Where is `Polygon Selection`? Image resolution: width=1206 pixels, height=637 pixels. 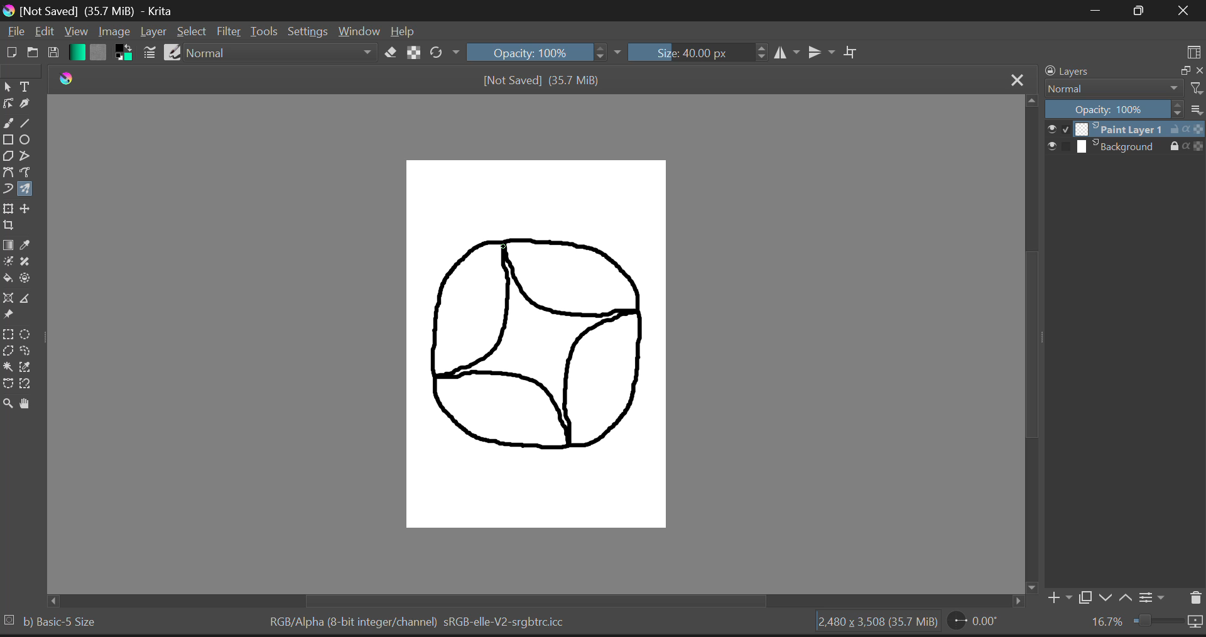
Polygon Selection is located at coordinates (8, 351).